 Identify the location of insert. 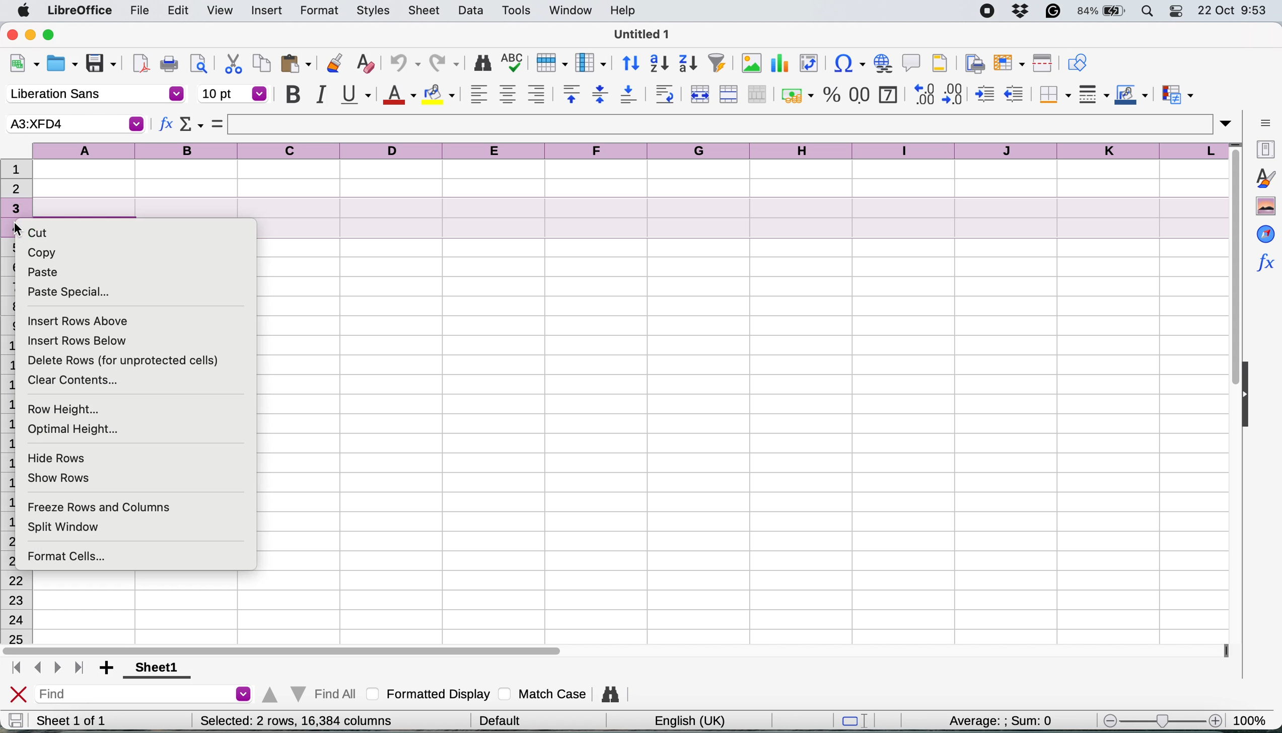
(266, 12).